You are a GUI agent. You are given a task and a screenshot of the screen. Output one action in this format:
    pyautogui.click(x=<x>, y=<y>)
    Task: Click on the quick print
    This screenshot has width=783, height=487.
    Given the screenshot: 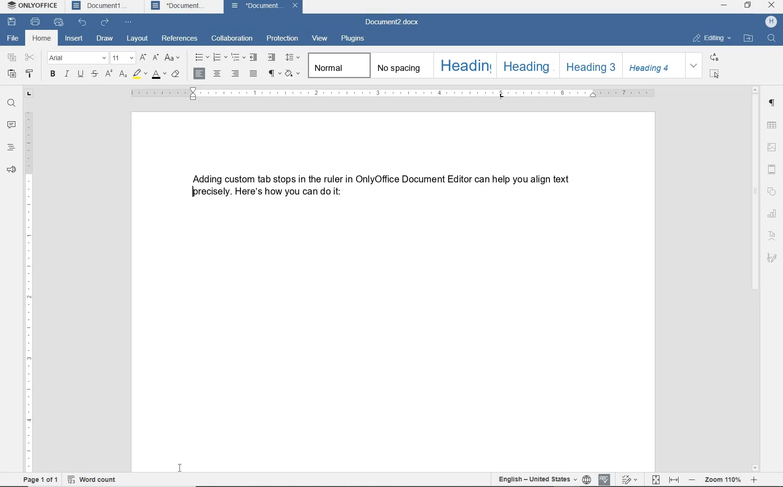 What is the action you would take?
    pyautogui.click(x=59, y=22)
    